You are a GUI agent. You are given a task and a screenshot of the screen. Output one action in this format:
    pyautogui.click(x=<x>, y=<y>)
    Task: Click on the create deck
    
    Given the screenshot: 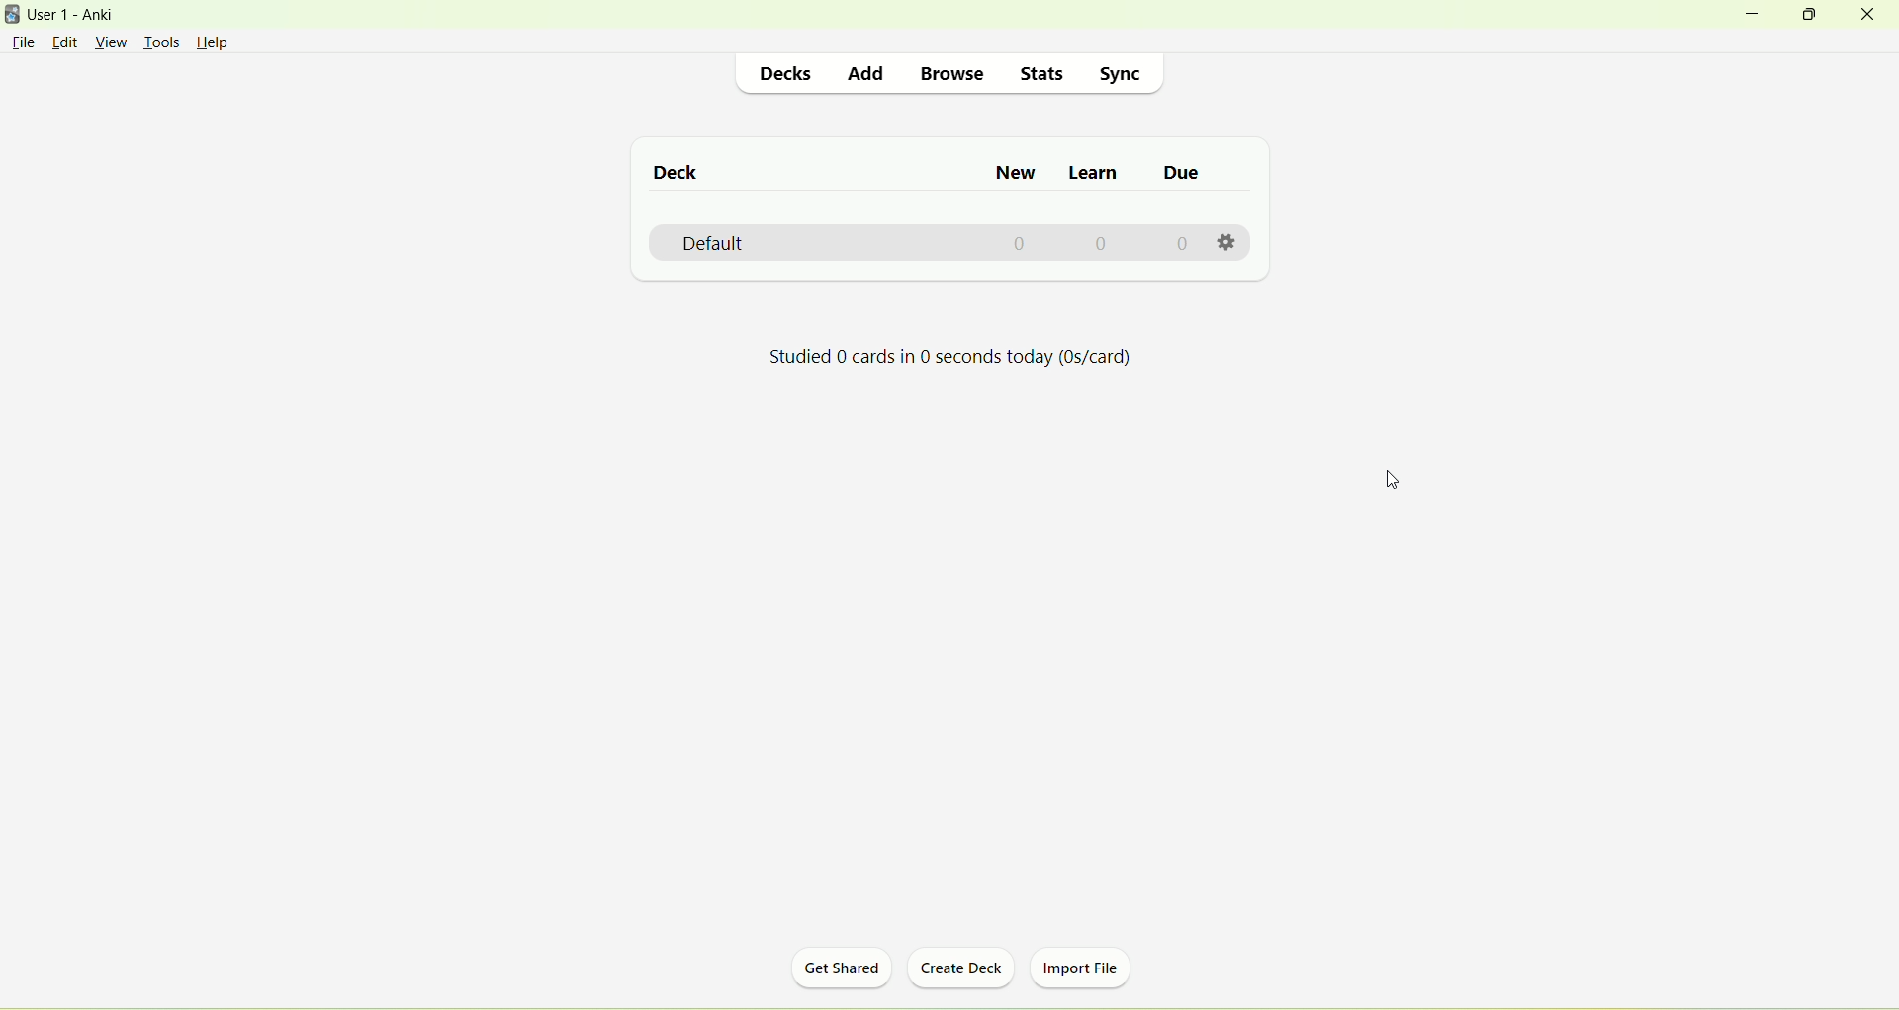 What is the action you would take?
    pyautogui.click(x=960, y=968)
    